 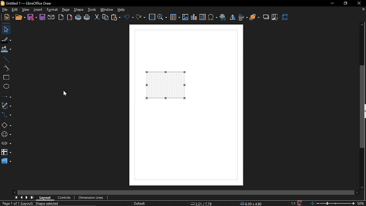 What do you see at coordinates (6, 49) in the screenshot?
I see `fill color` at bounding box center [6, 49].